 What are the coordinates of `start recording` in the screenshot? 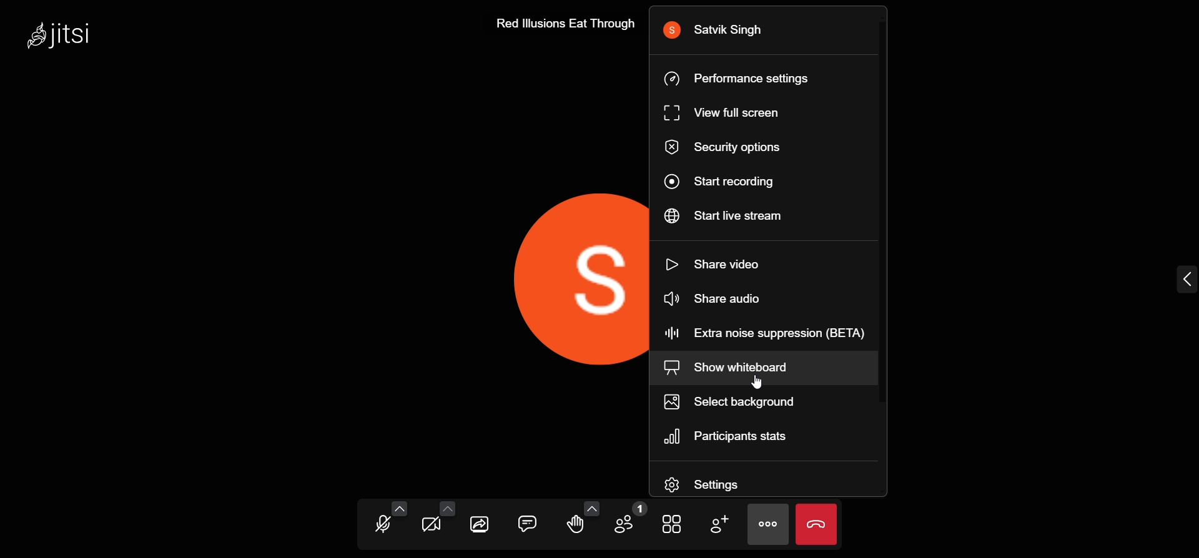 It's located at (729, 180).